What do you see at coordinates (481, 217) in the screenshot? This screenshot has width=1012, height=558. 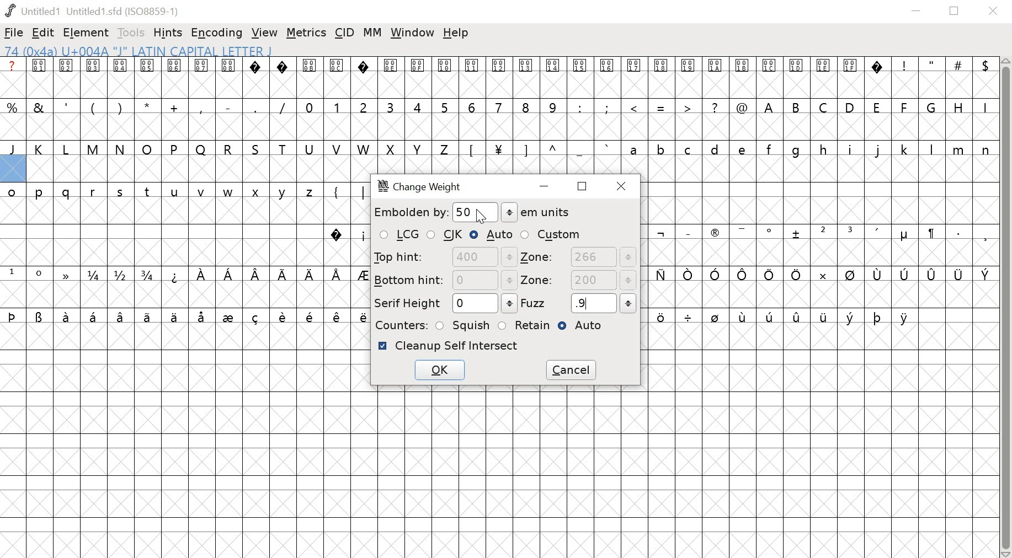 I see `Cursor` at bounding box center [481, 217].